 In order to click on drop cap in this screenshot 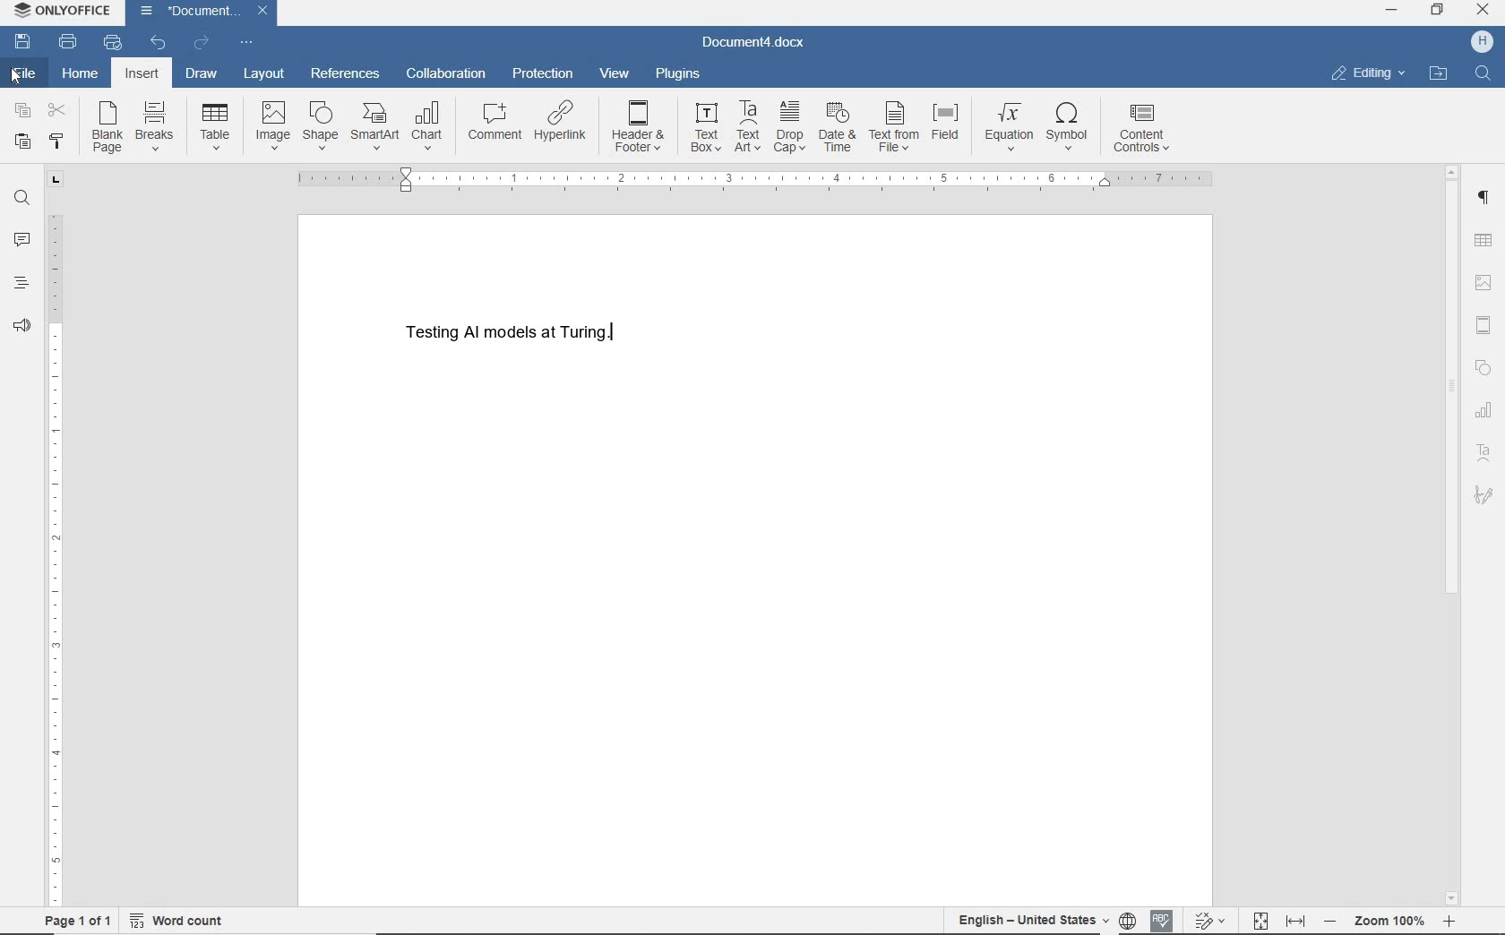, I will do `click(788, 125)`.